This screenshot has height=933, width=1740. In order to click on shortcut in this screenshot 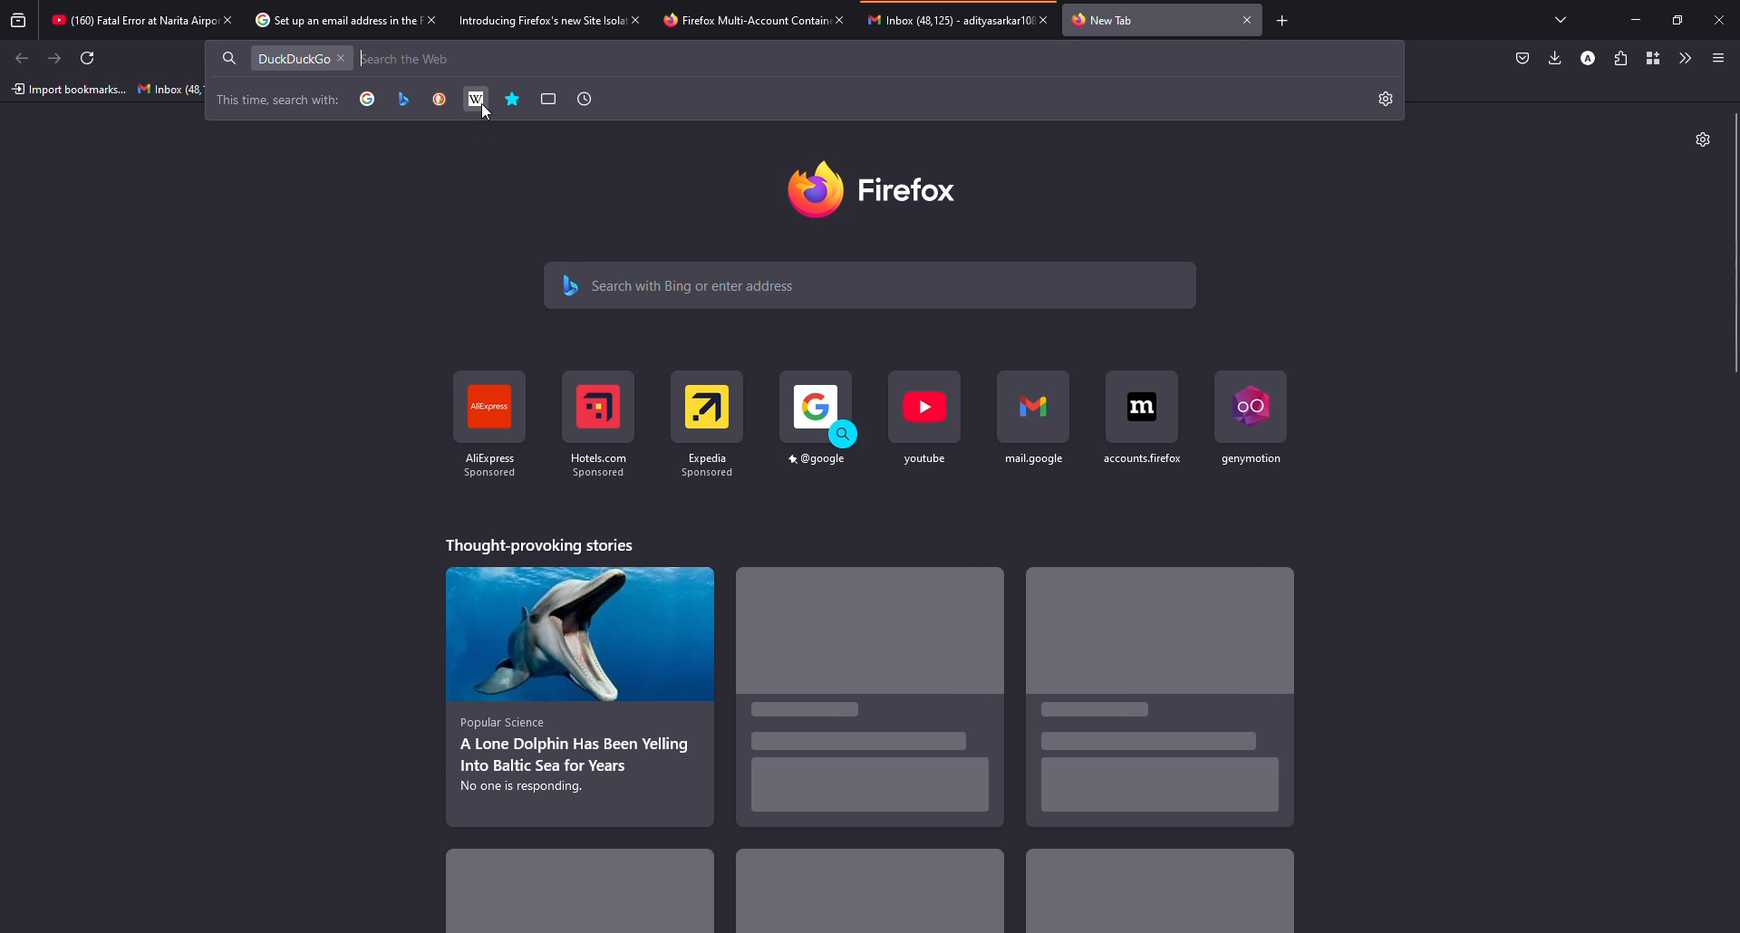, I will do `click(491, 422)`.